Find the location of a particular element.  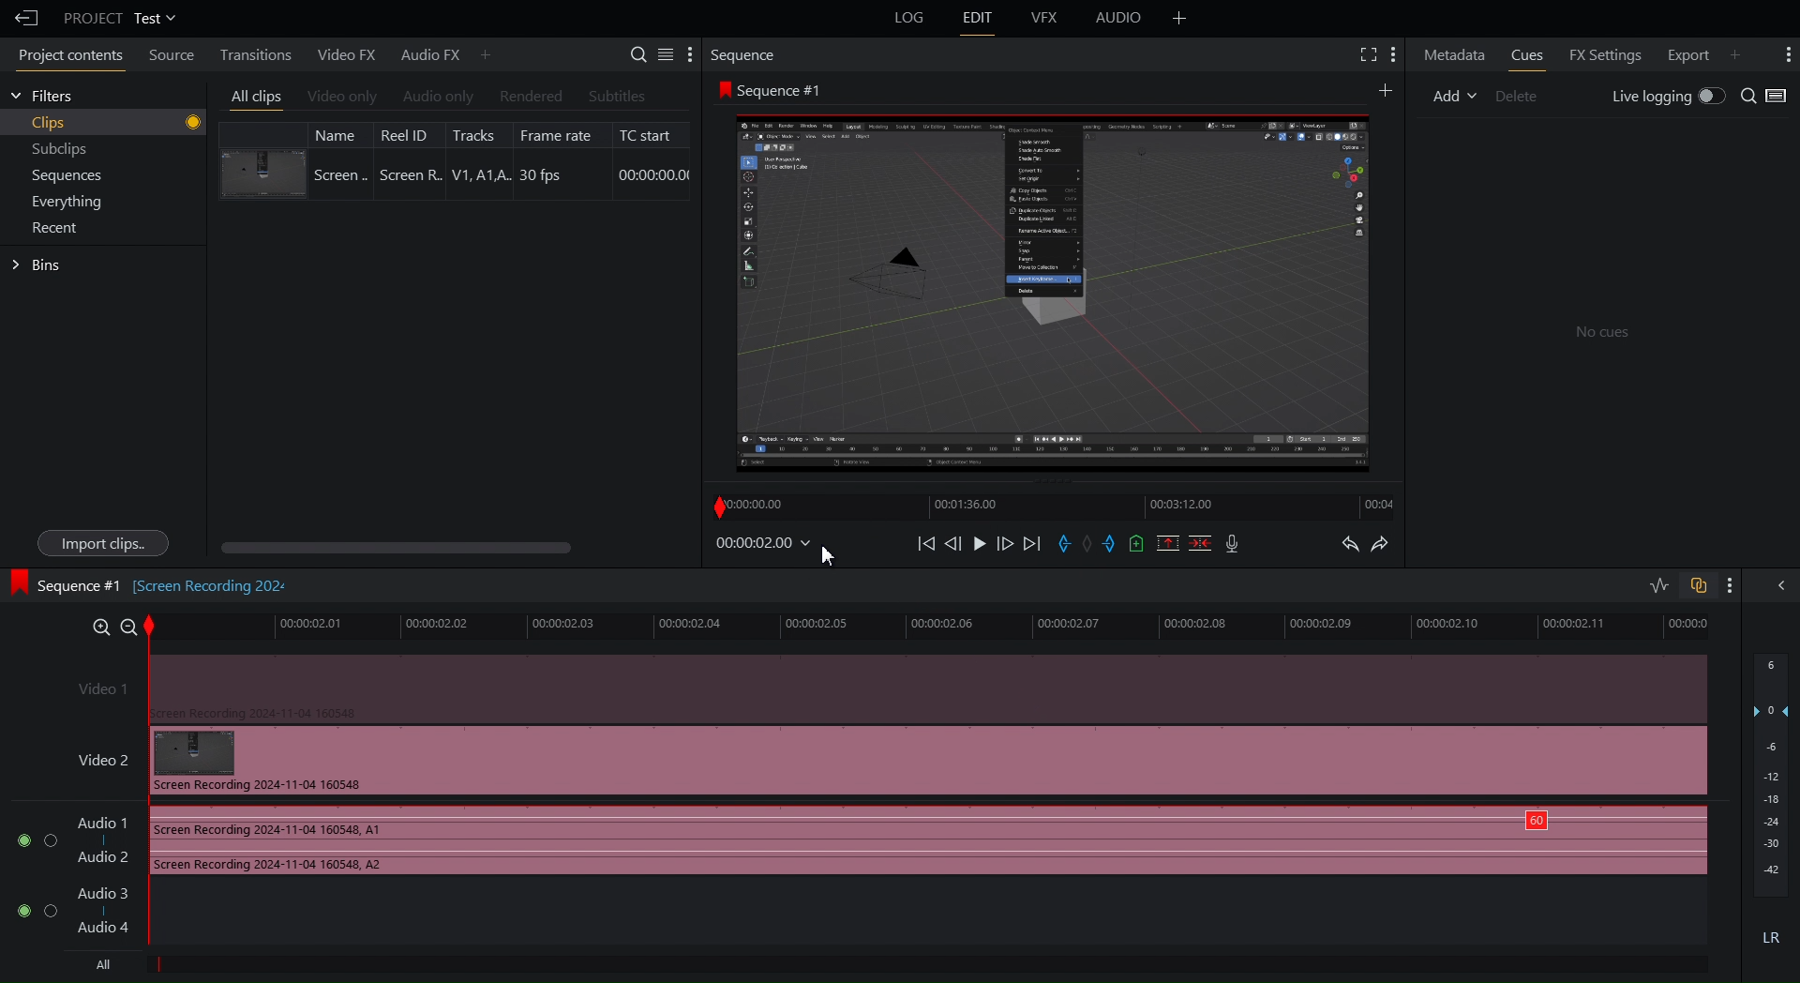

Timeline is located at coordinates (1055, 504).